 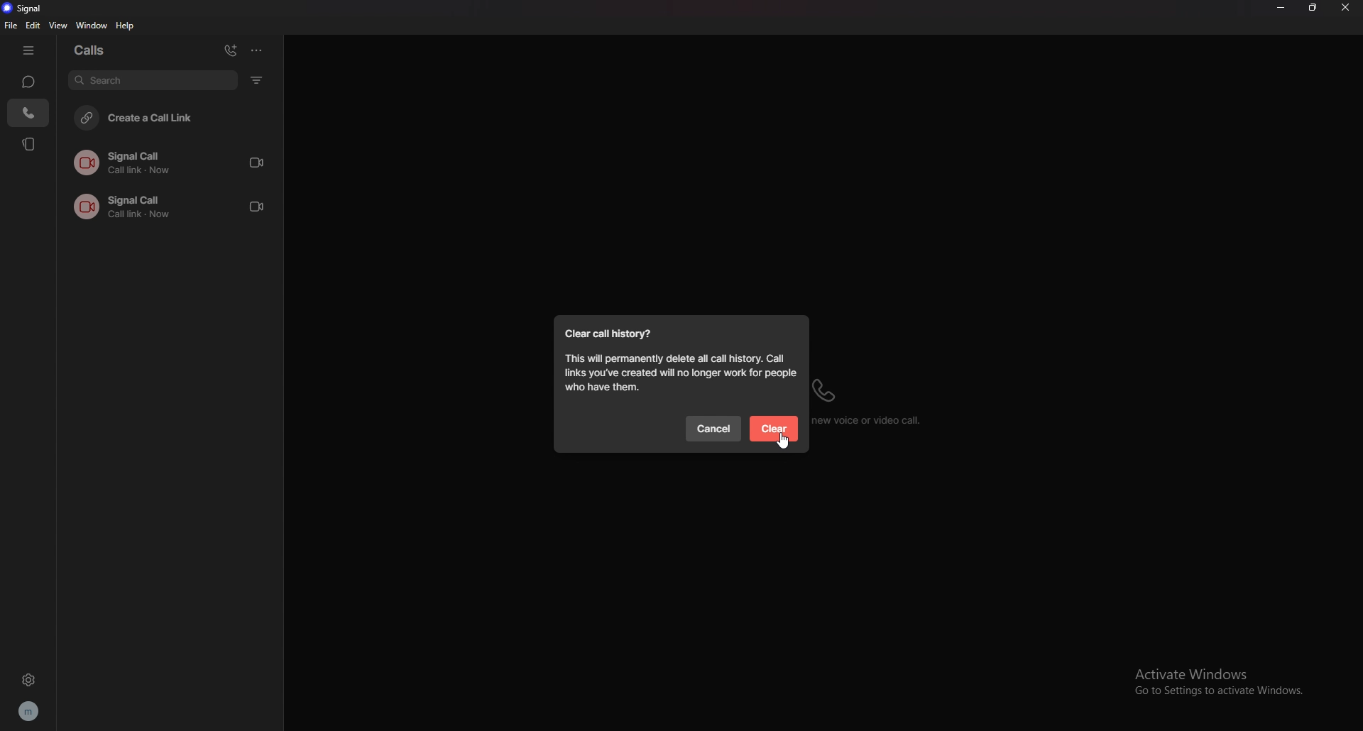 What do you see at coordinates (174, 162) in the screenshot?
I see `call` at bounding box center [174, 162].